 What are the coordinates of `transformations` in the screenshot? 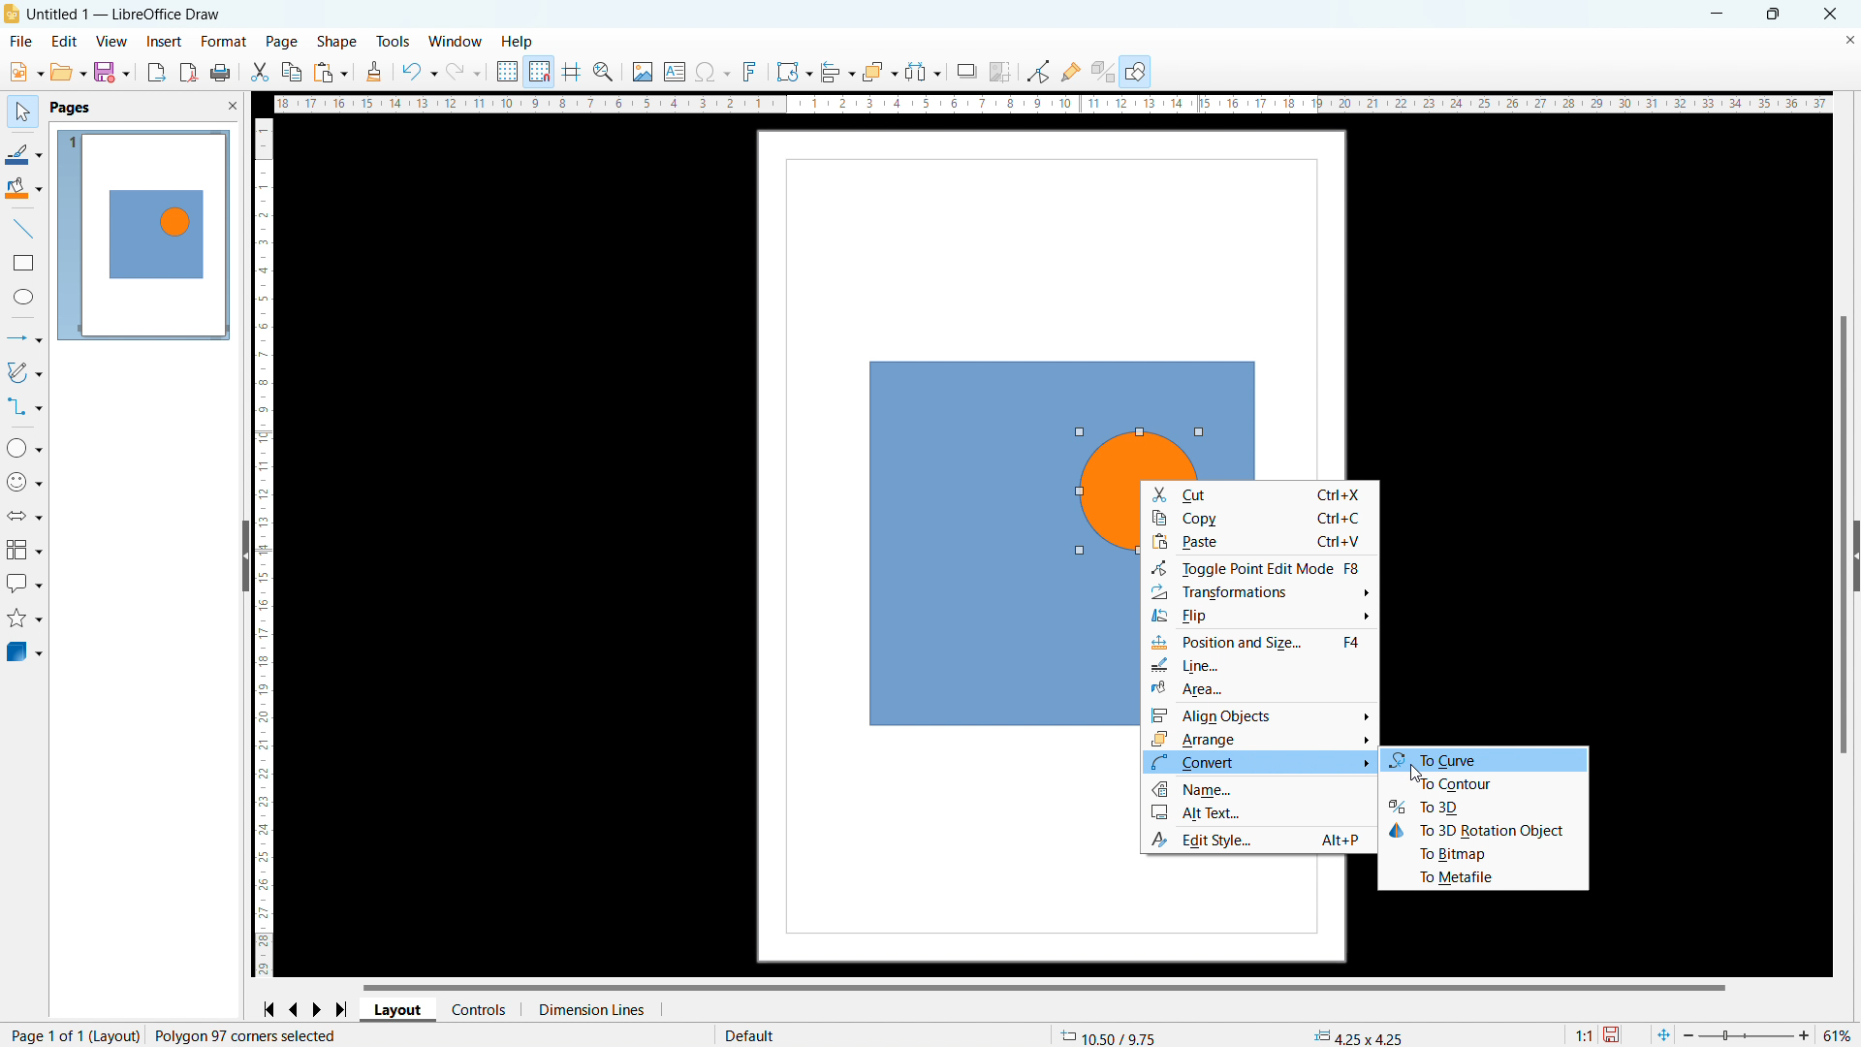 It's located at (792, 72).